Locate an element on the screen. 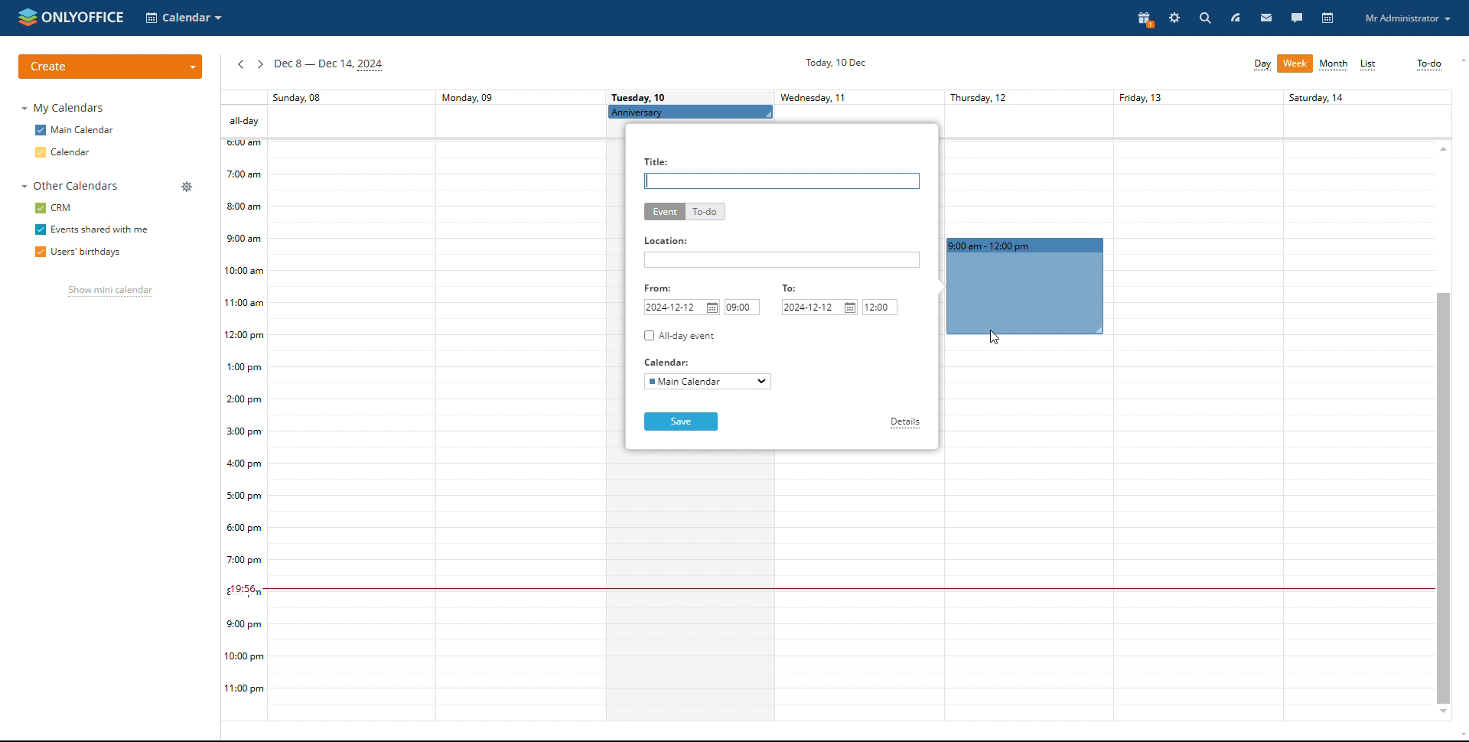  calendar is located at coordinates (74, 152).